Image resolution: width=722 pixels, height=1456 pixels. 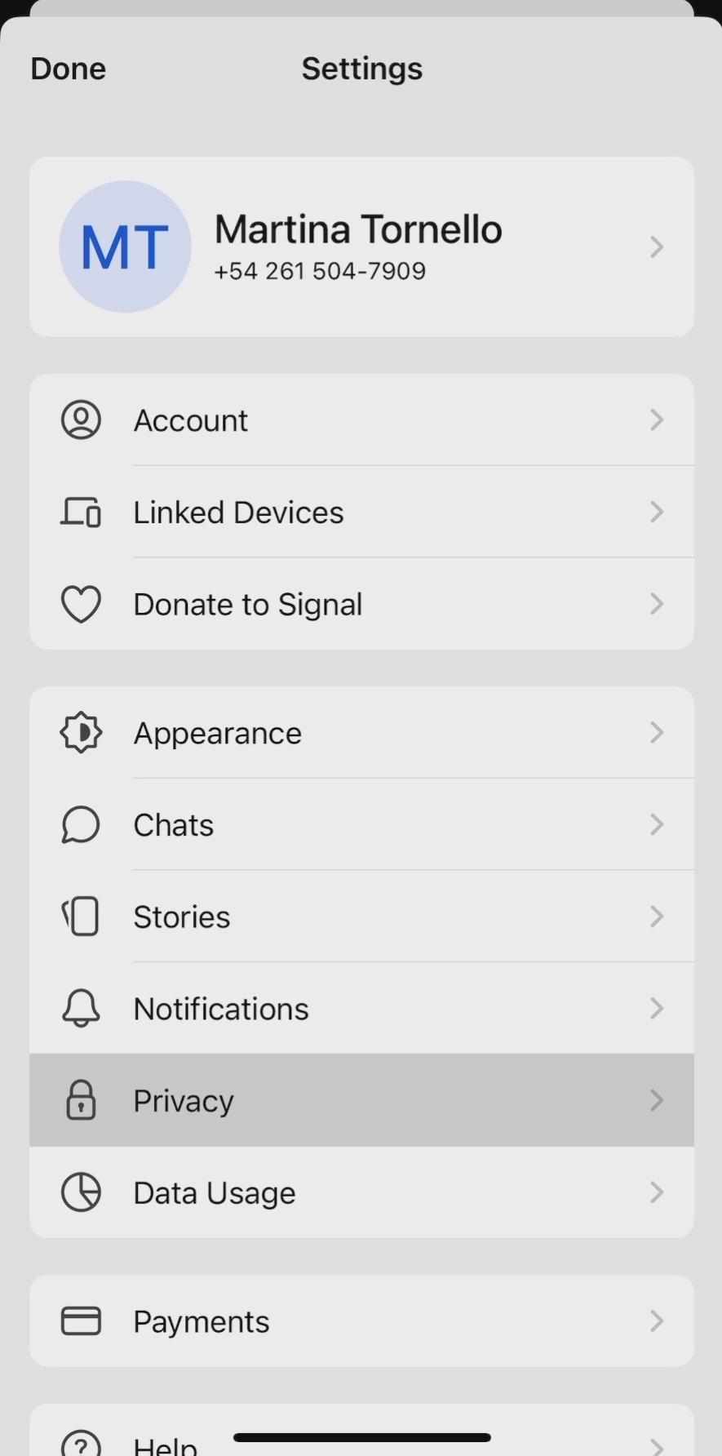 What do you see at coordinates (356, 419) in the screenshot?
I see `account` at bounding box center [356, 419].